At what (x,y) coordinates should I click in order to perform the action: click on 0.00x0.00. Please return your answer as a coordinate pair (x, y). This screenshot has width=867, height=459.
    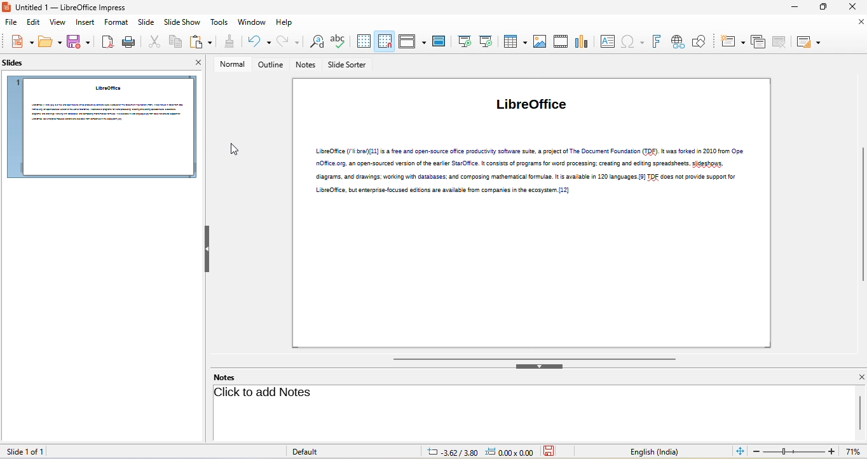
    Looking at the image, I should click on (509, 452).